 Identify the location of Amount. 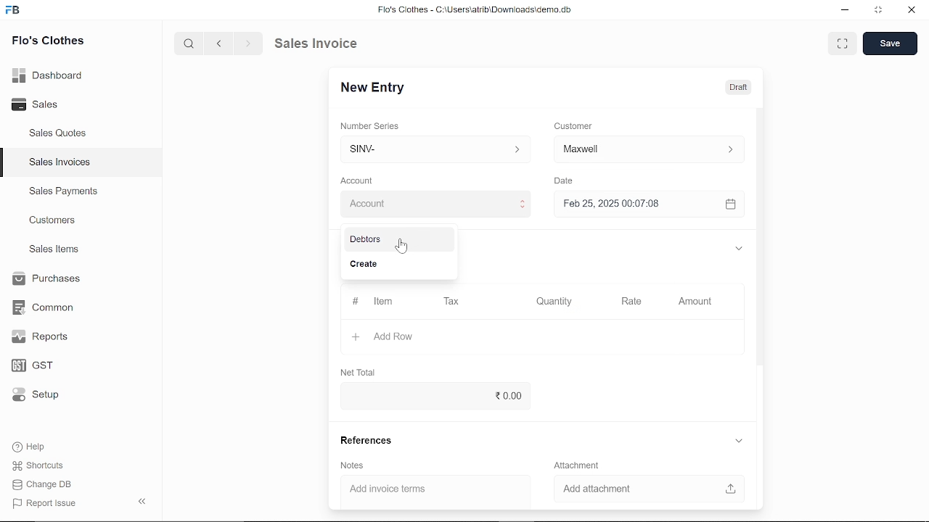
(695, 302).